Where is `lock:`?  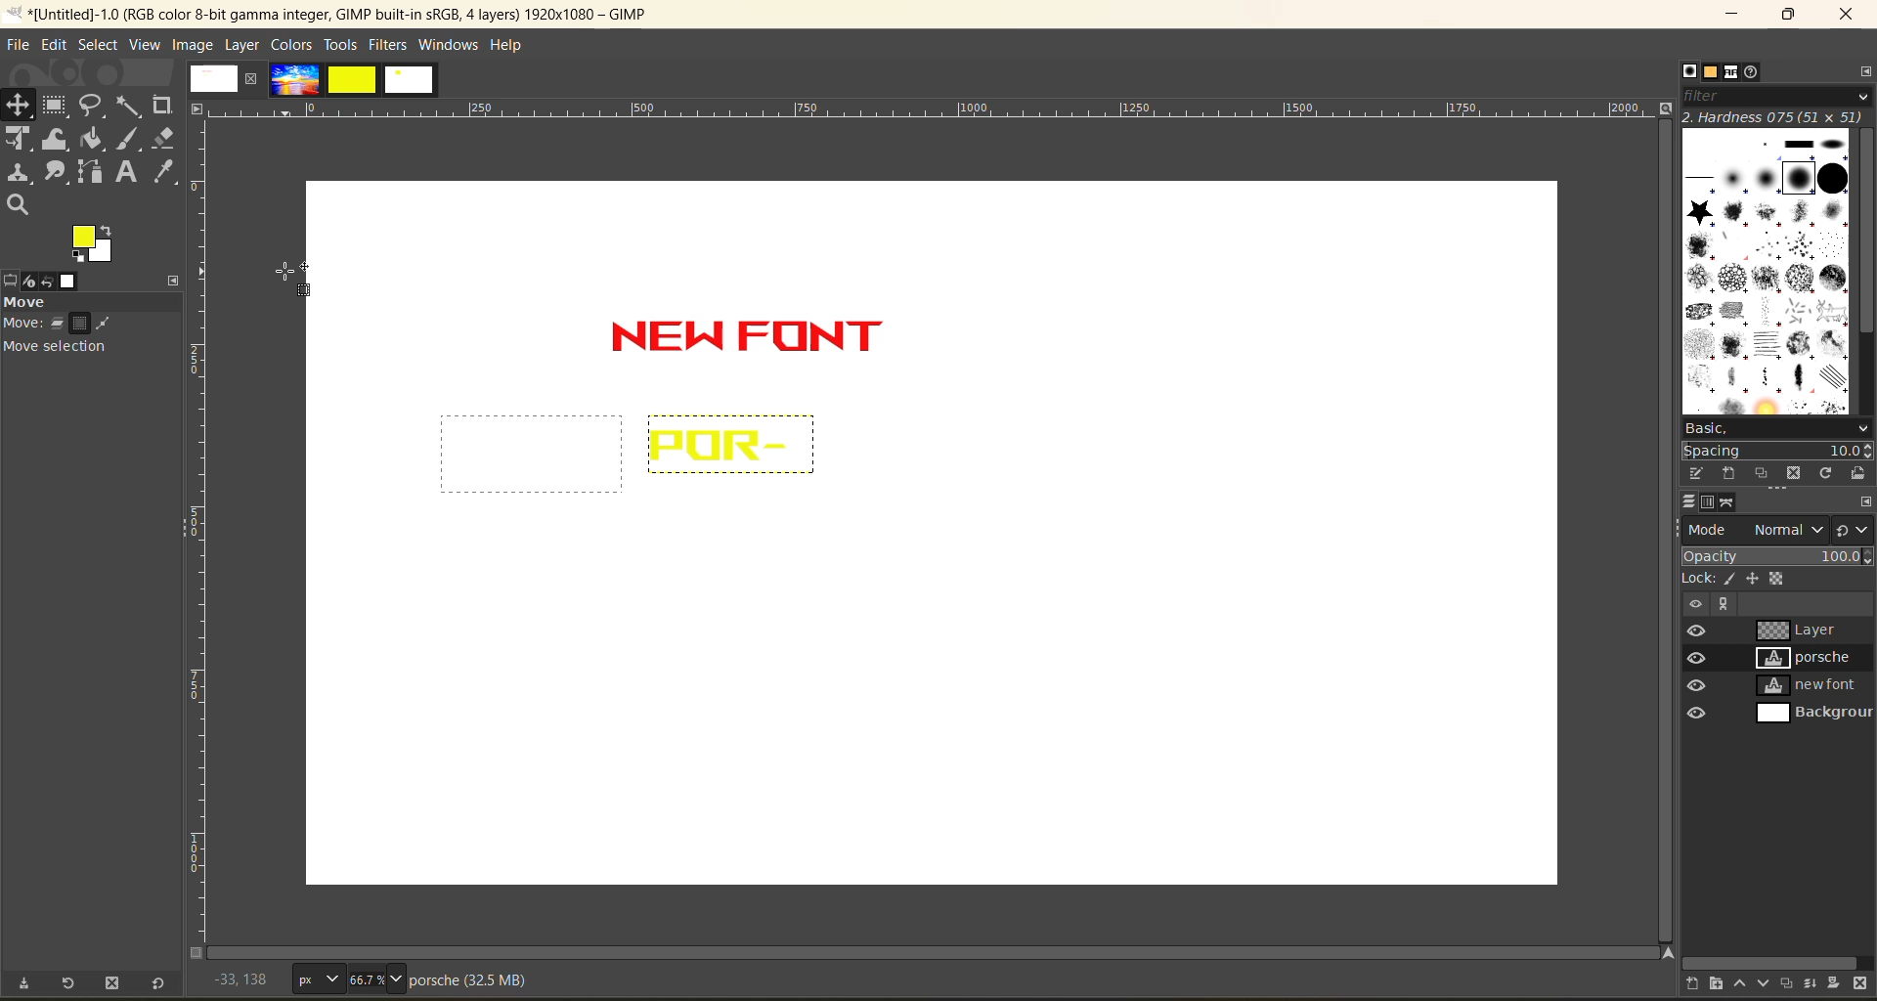 lock: is located at coordinates (1690, 580).